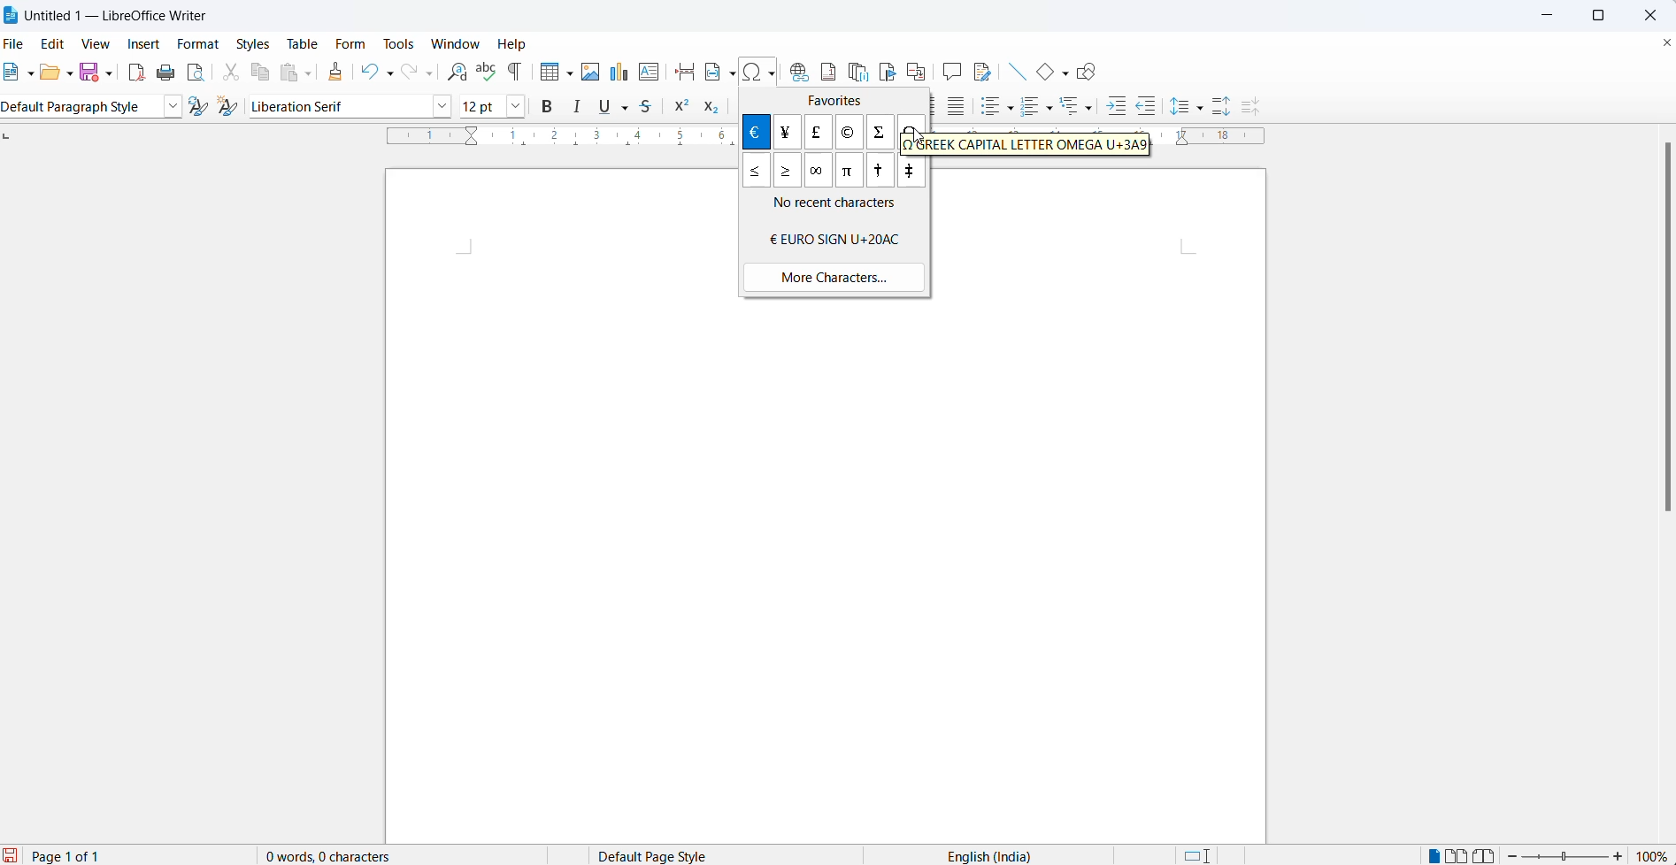  I want to click on select outline formatting, so click(1082, 108).